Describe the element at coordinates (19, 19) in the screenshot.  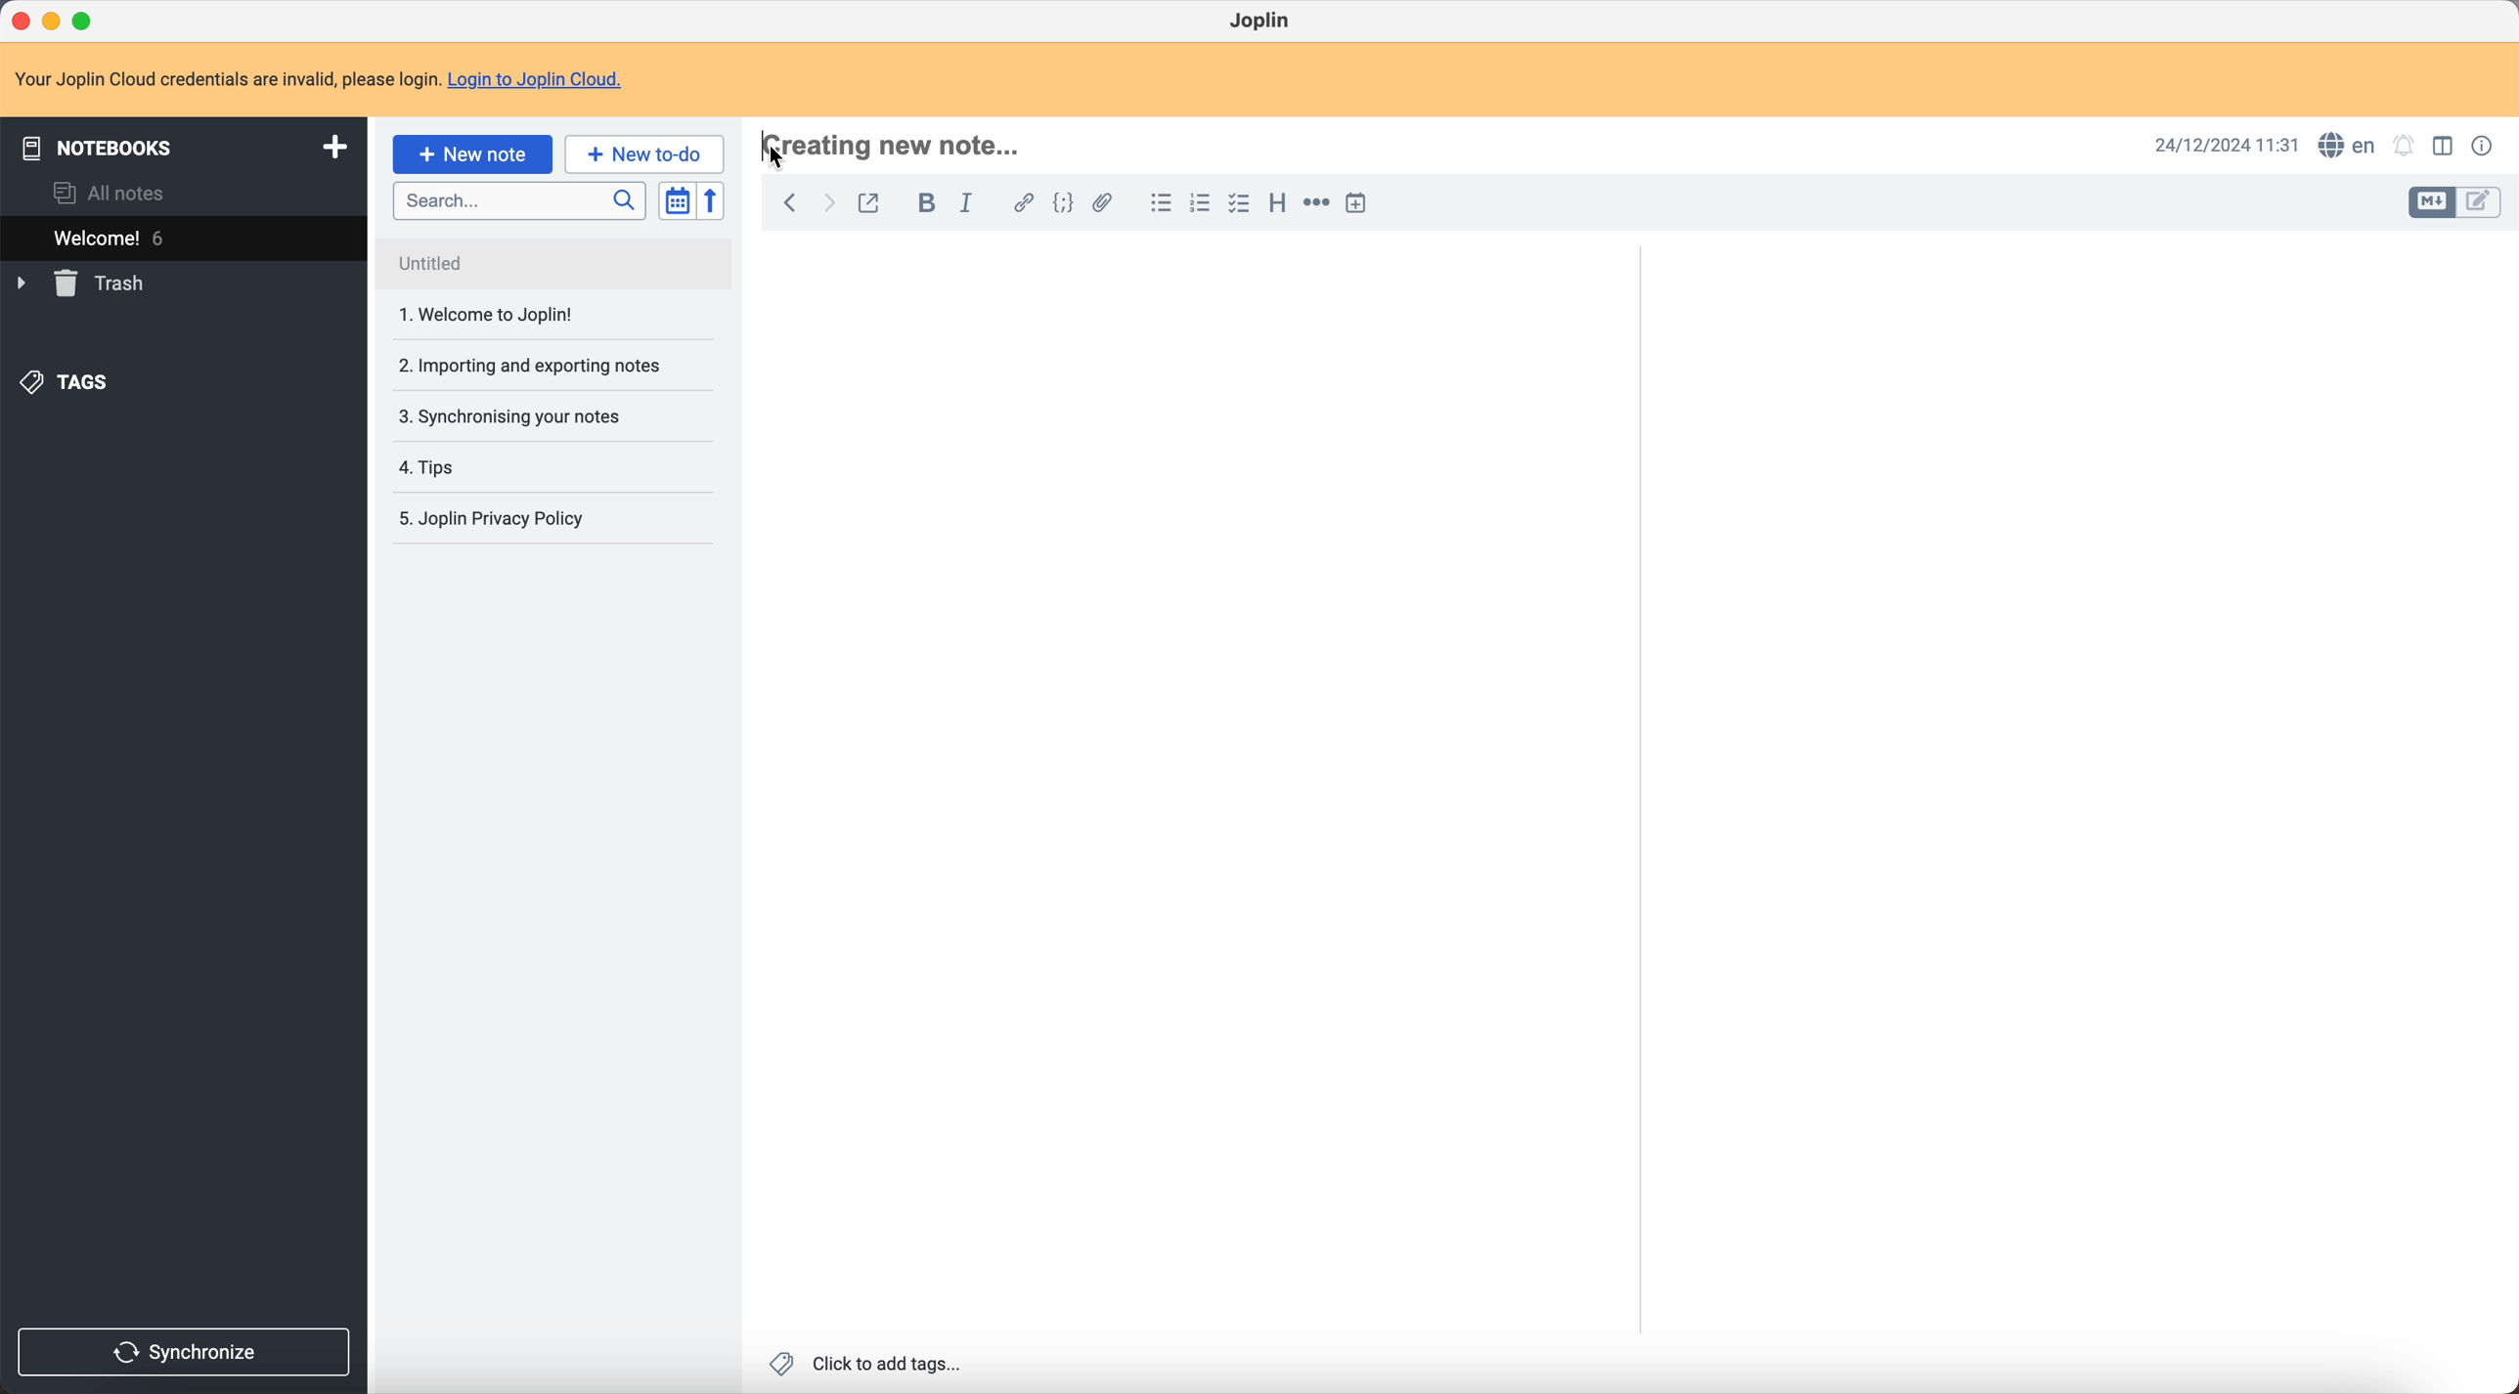
I see `close Joplin` at that location.